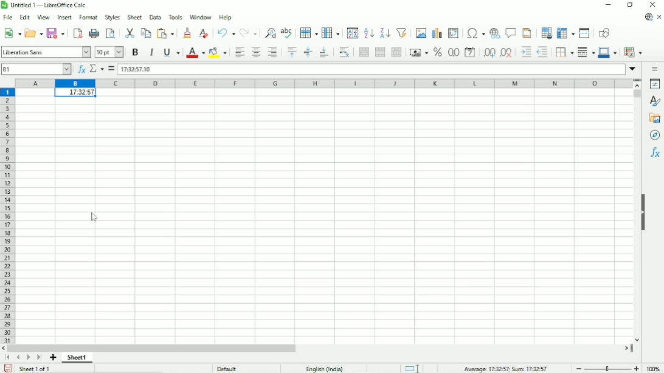 This screenshot has height=373, width=664. What do you see at coordinates (638, 94) in the screenshot?
I see `Vertical scrollbar` at bounding box center [638, 94].